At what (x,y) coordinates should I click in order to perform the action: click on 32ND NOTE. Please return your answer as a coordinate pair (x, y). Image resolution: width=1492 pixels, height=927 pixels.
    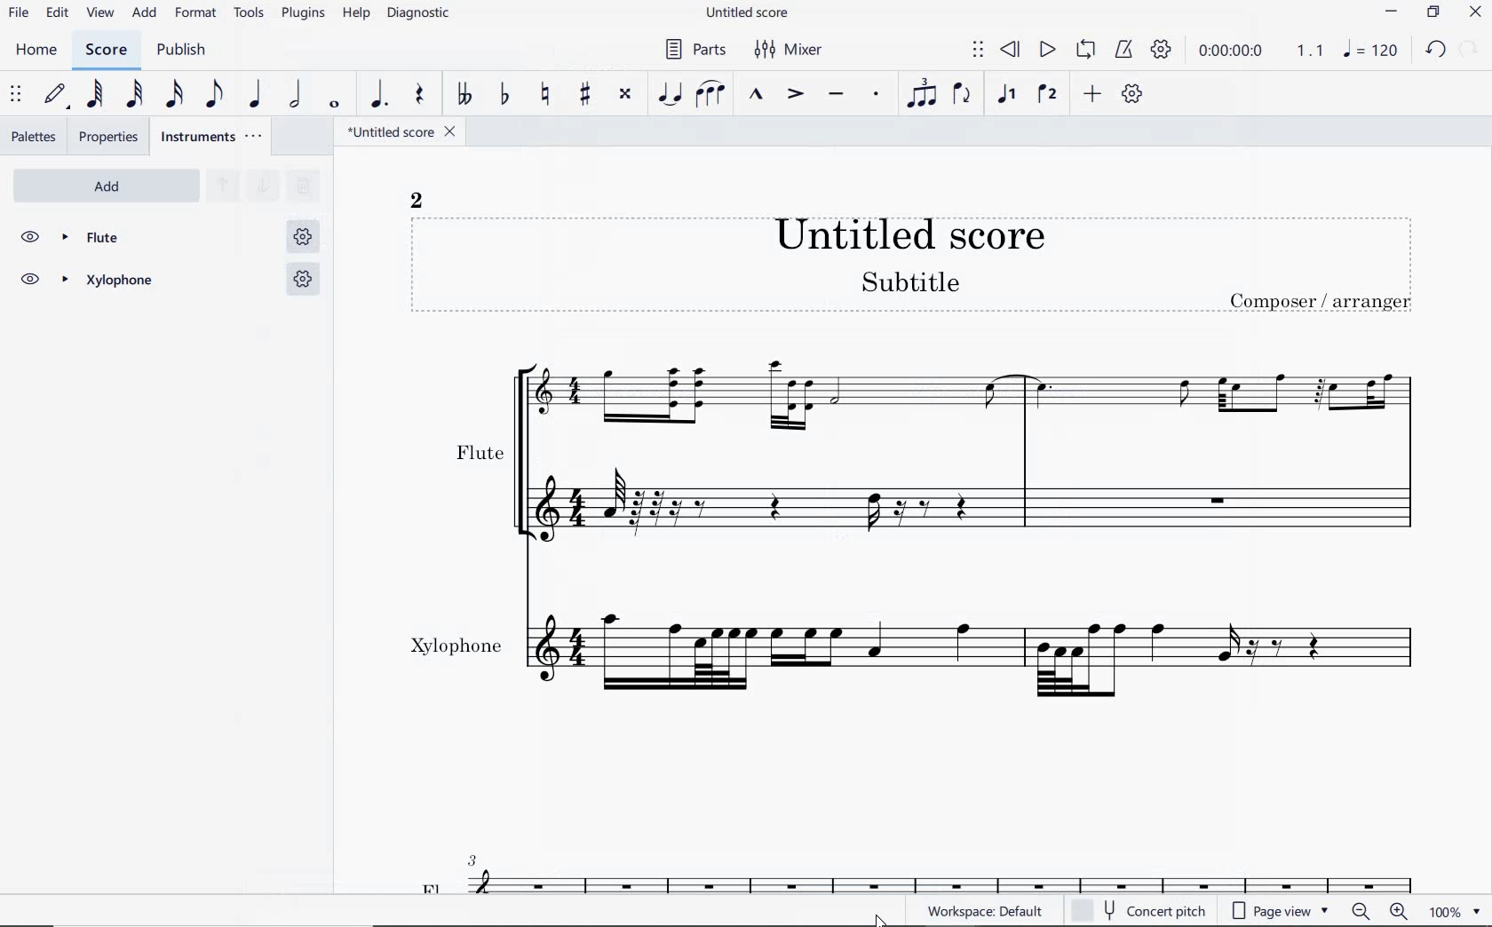
    Looking at the image, I should click on (132, 92).